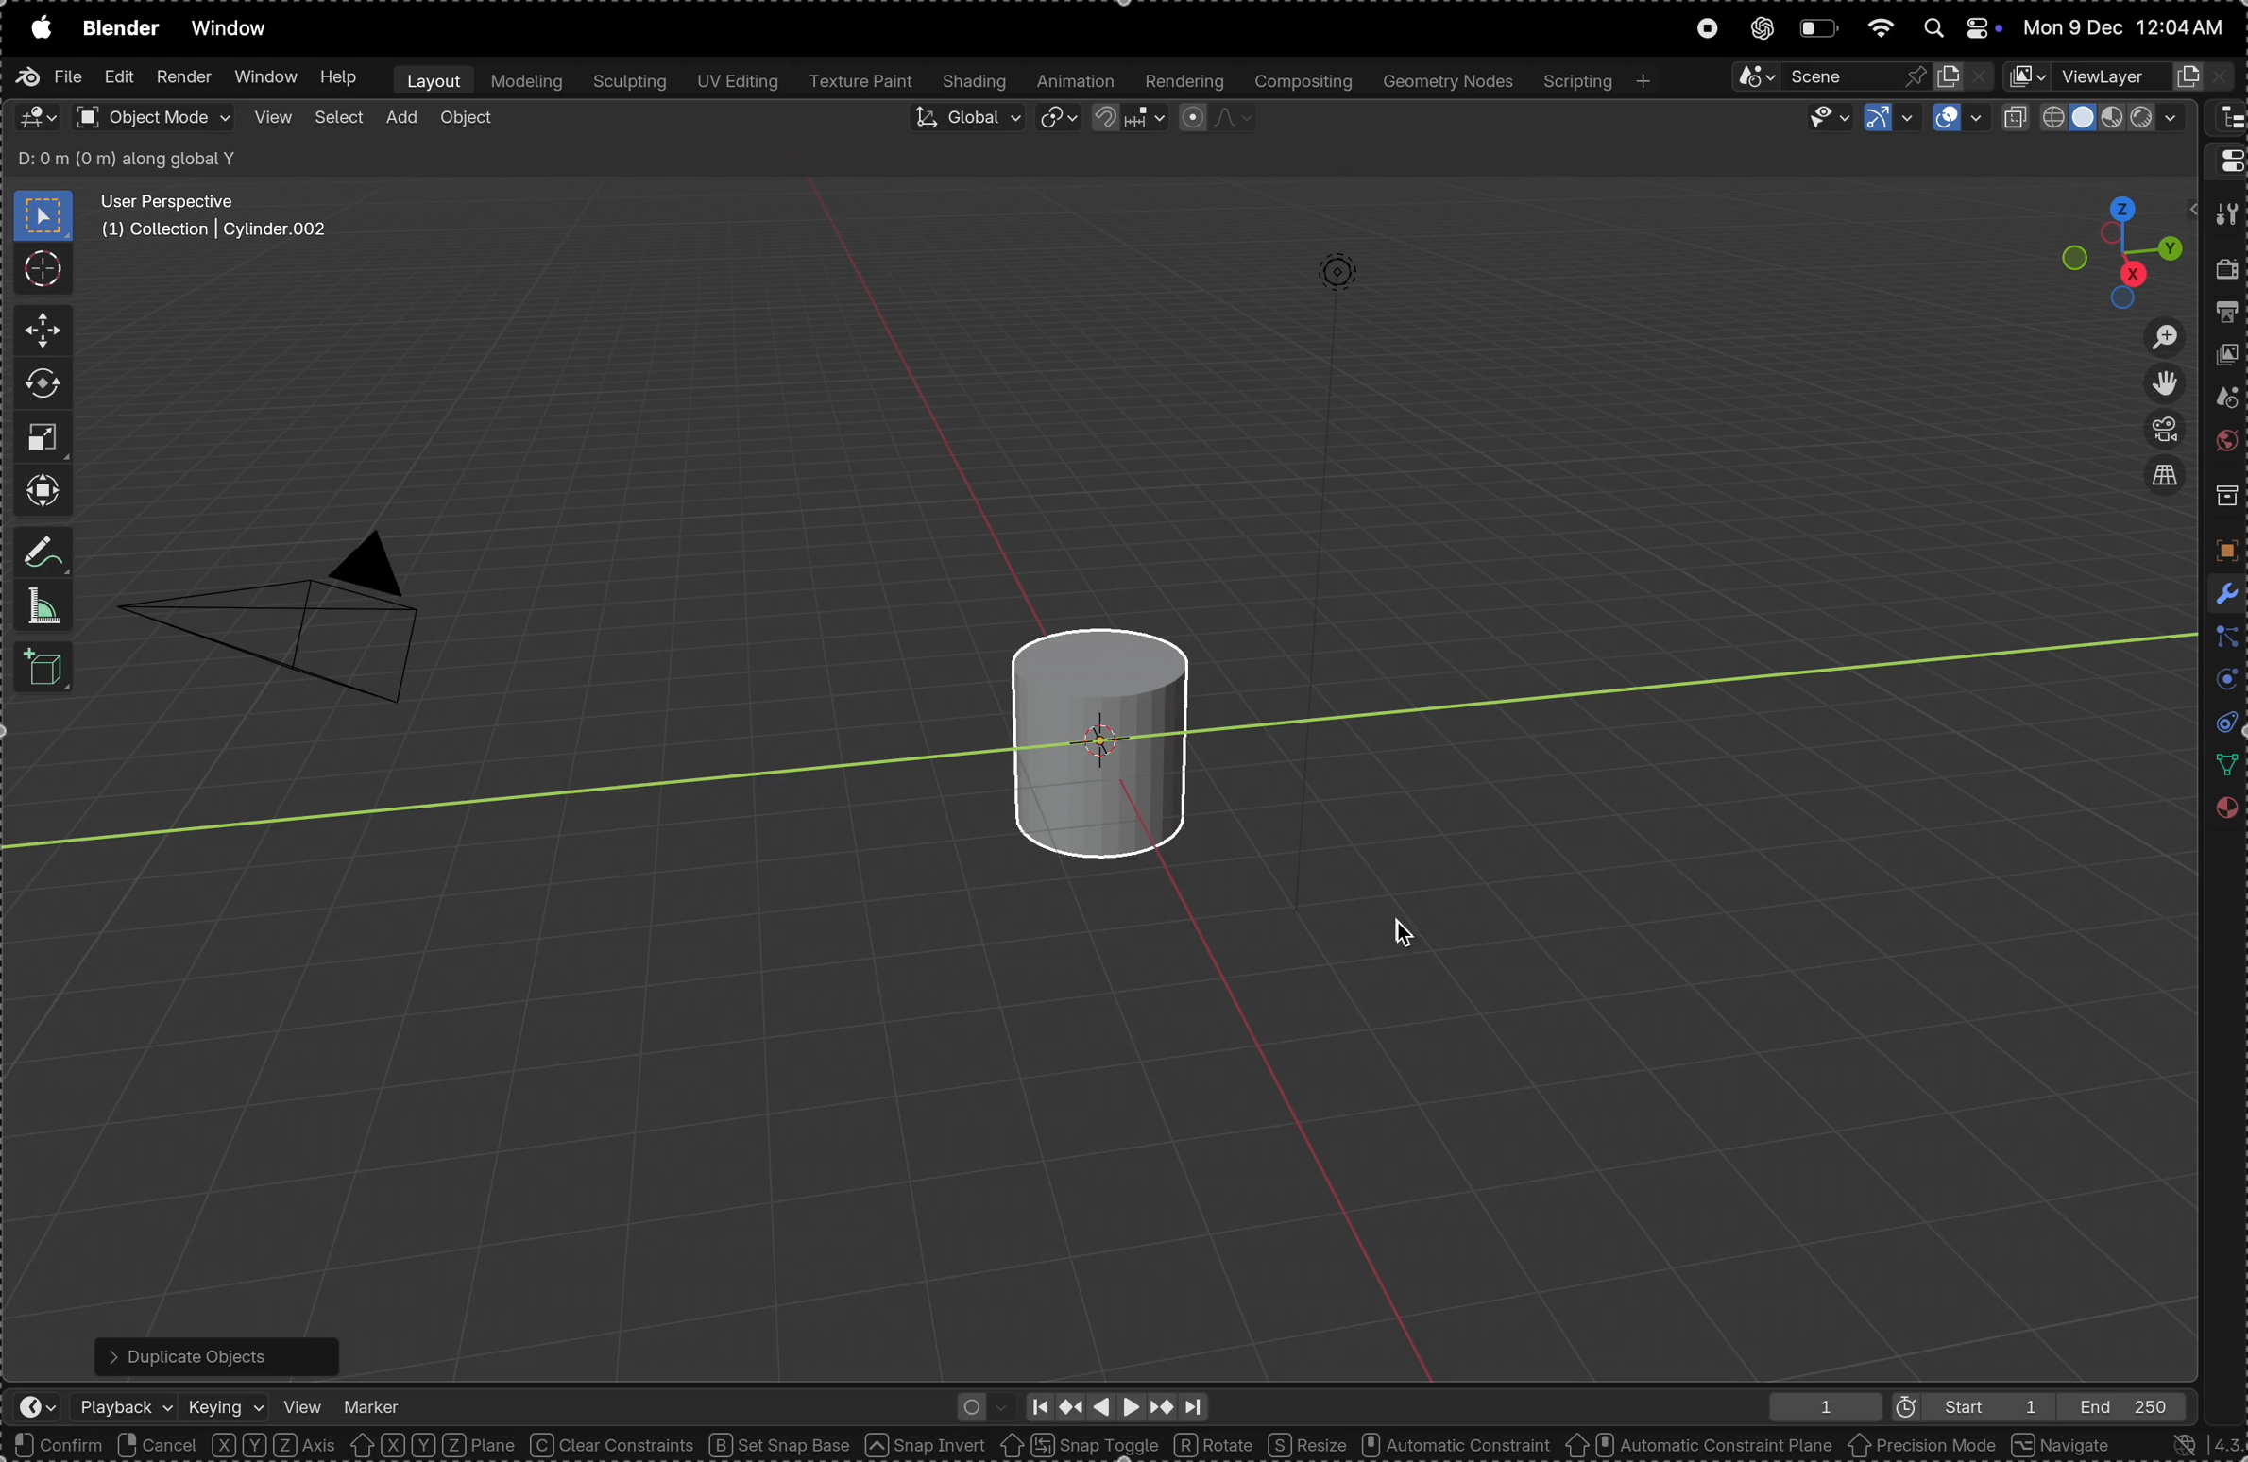  What do you see at coordinates (2163, 483) in the screenshot?
I see `select current views` at bounding box center [2163, 483].